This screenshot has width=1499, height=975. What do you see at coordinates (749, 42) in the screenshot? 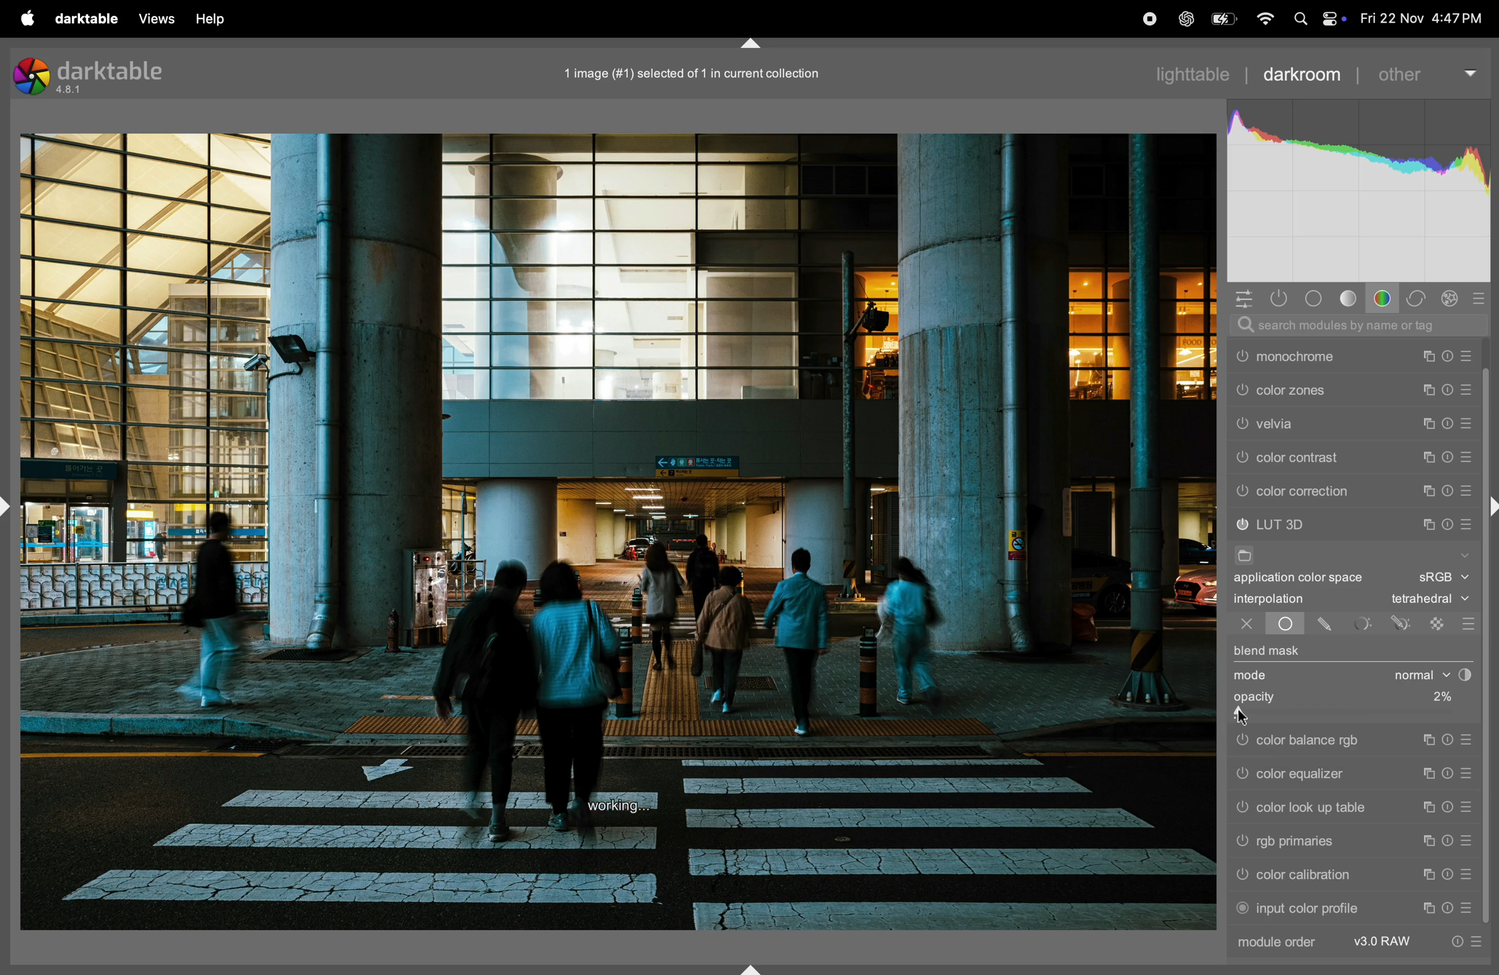
I see `shift+ctrl+t` at bounding box center [749, 42].